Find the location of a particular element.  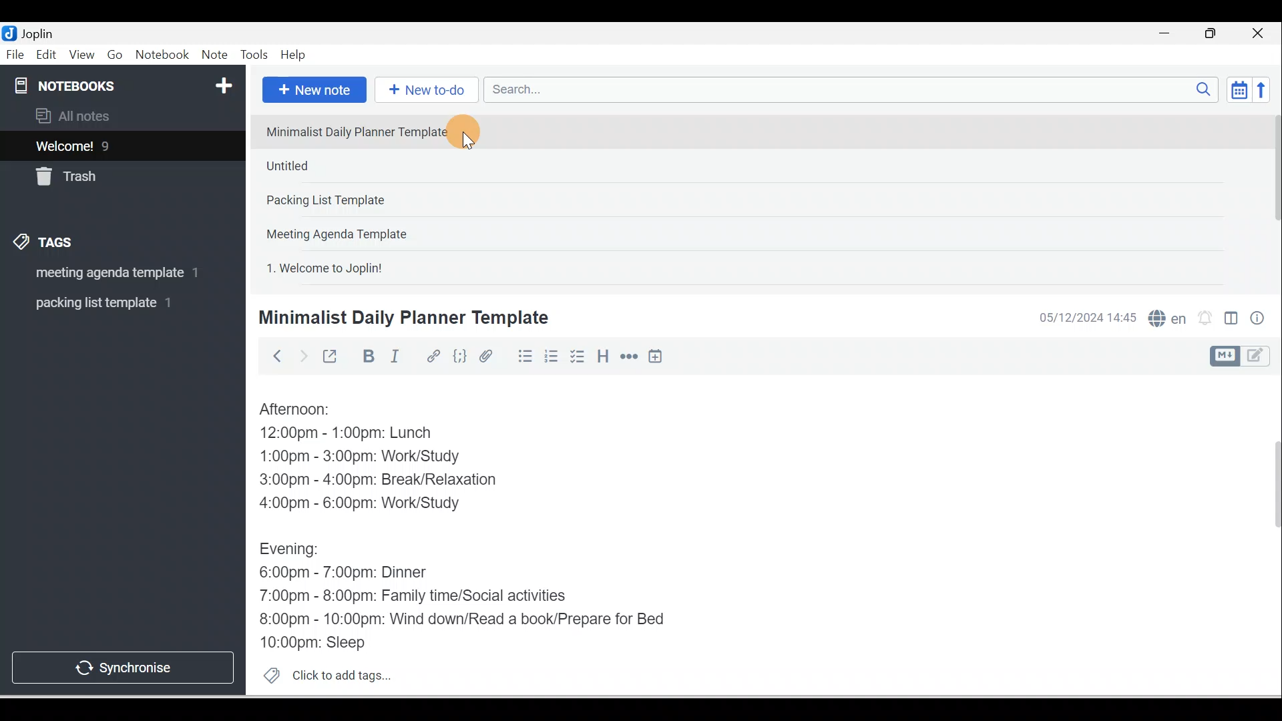

8:00pm - 10:00pm: Wind down/Read a book/Prepare for Bed is located at coordinates (463, 620).